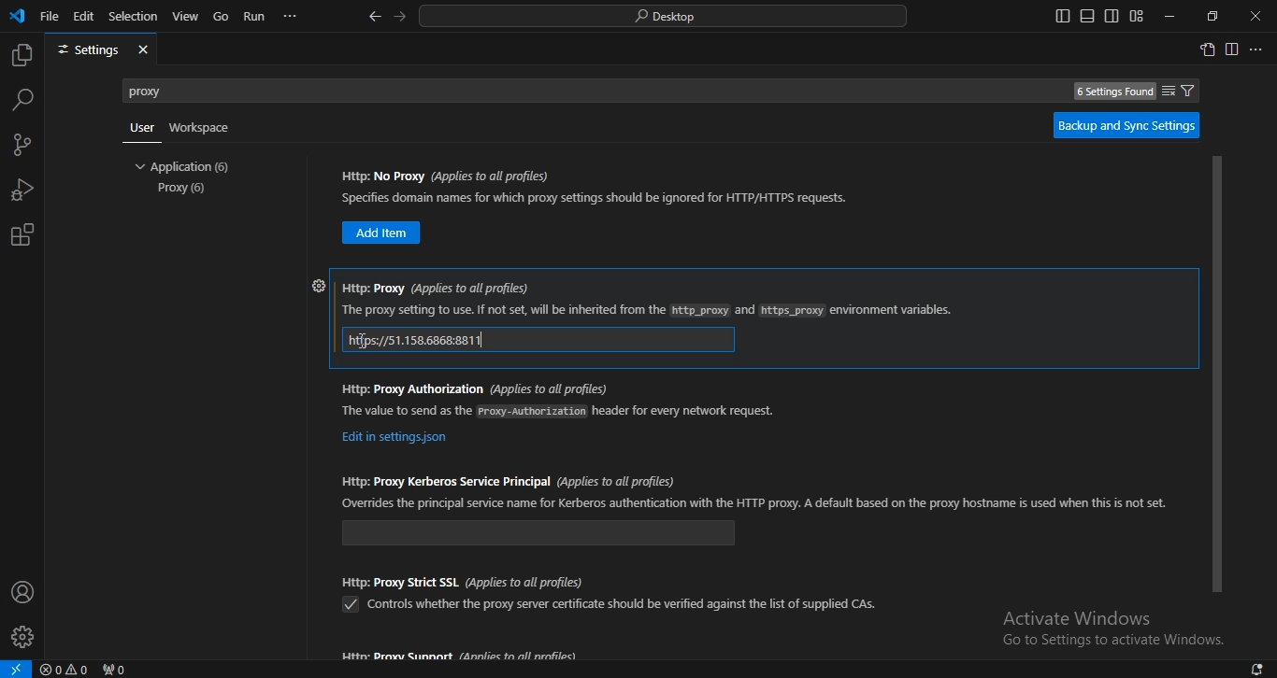 The height and width of the screenshot is (678, 1277). I want to click on text, so click(1079, 617).